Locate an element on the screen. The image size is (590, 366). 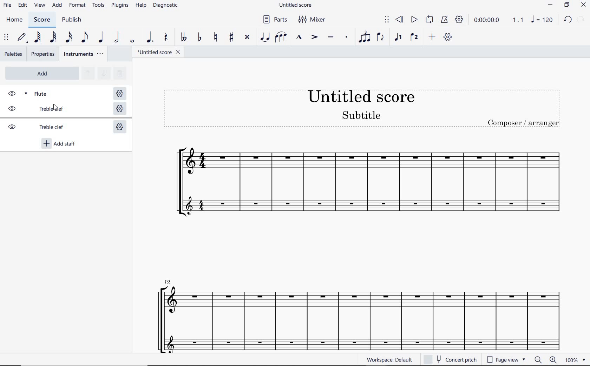
page view is located at coordinates (505, 359).